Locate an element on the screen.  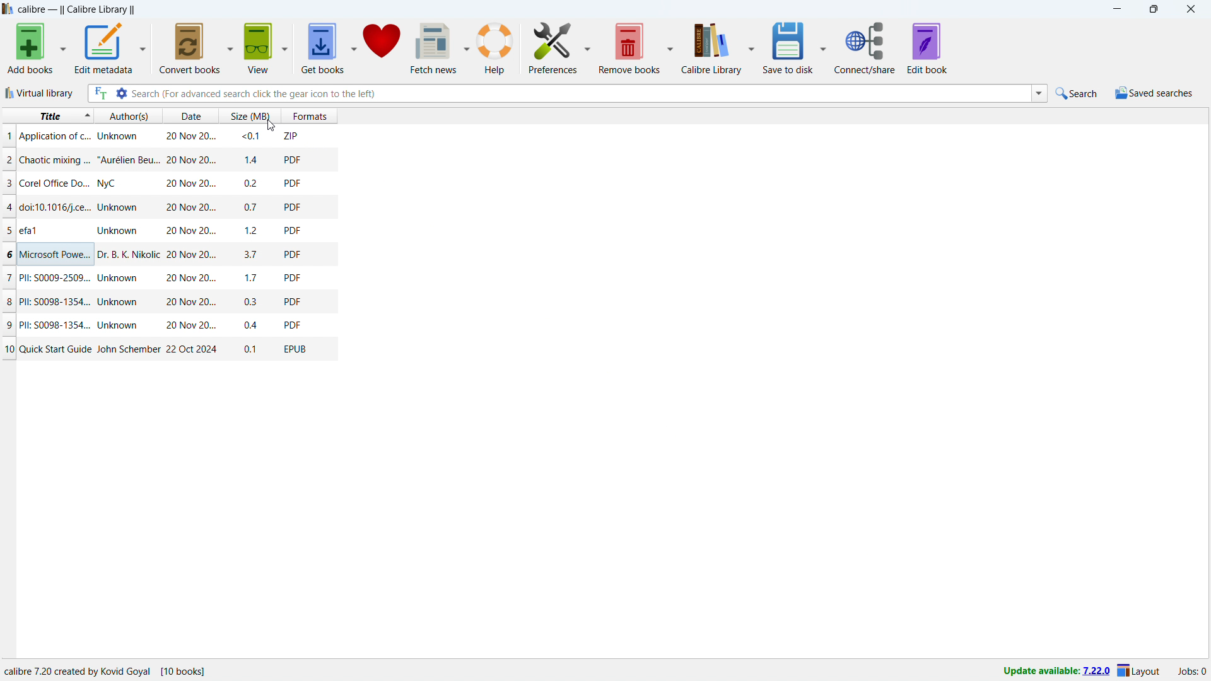
date is located at coordinates (189, 115).